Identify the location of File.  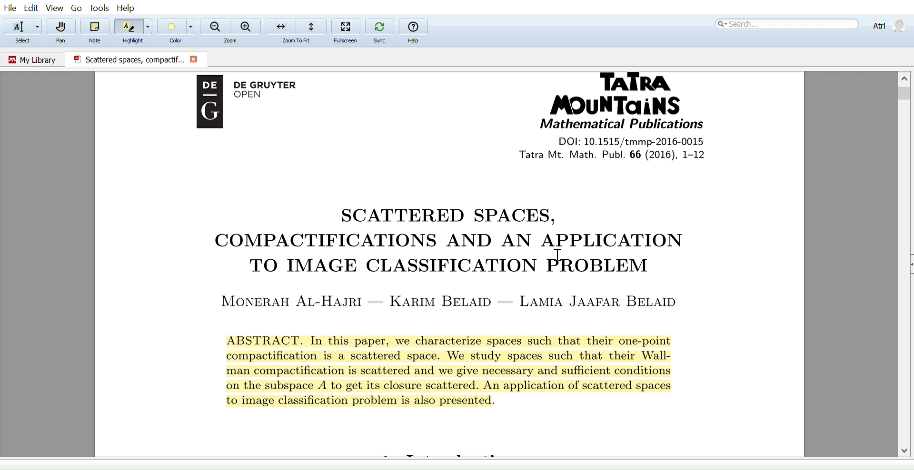
(10, 8).